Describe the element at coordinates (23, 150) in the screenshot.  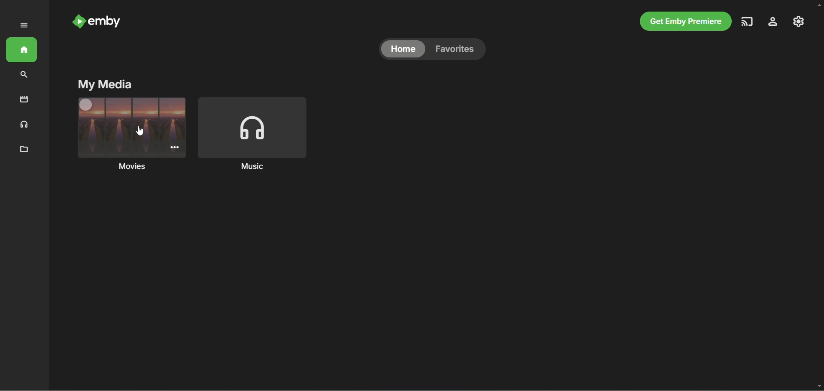
I see `metadata manager` at that location.